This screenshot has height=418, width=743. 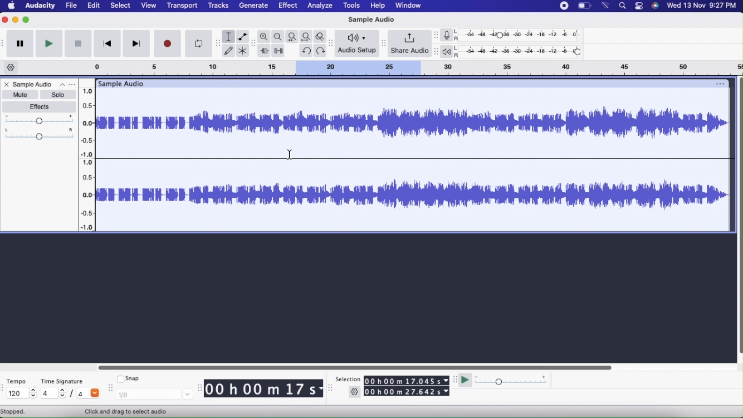 What do you see at coordinates (739, 220) in the screenshot?
I see `vertical scrollbar` at bounding box center [739, 220].